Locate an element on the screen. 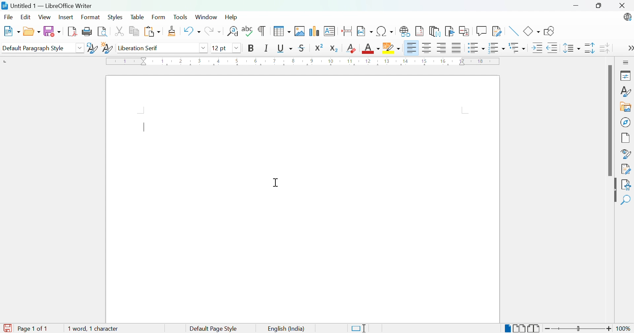  Insert footnote is located at coordinates (420, 31).